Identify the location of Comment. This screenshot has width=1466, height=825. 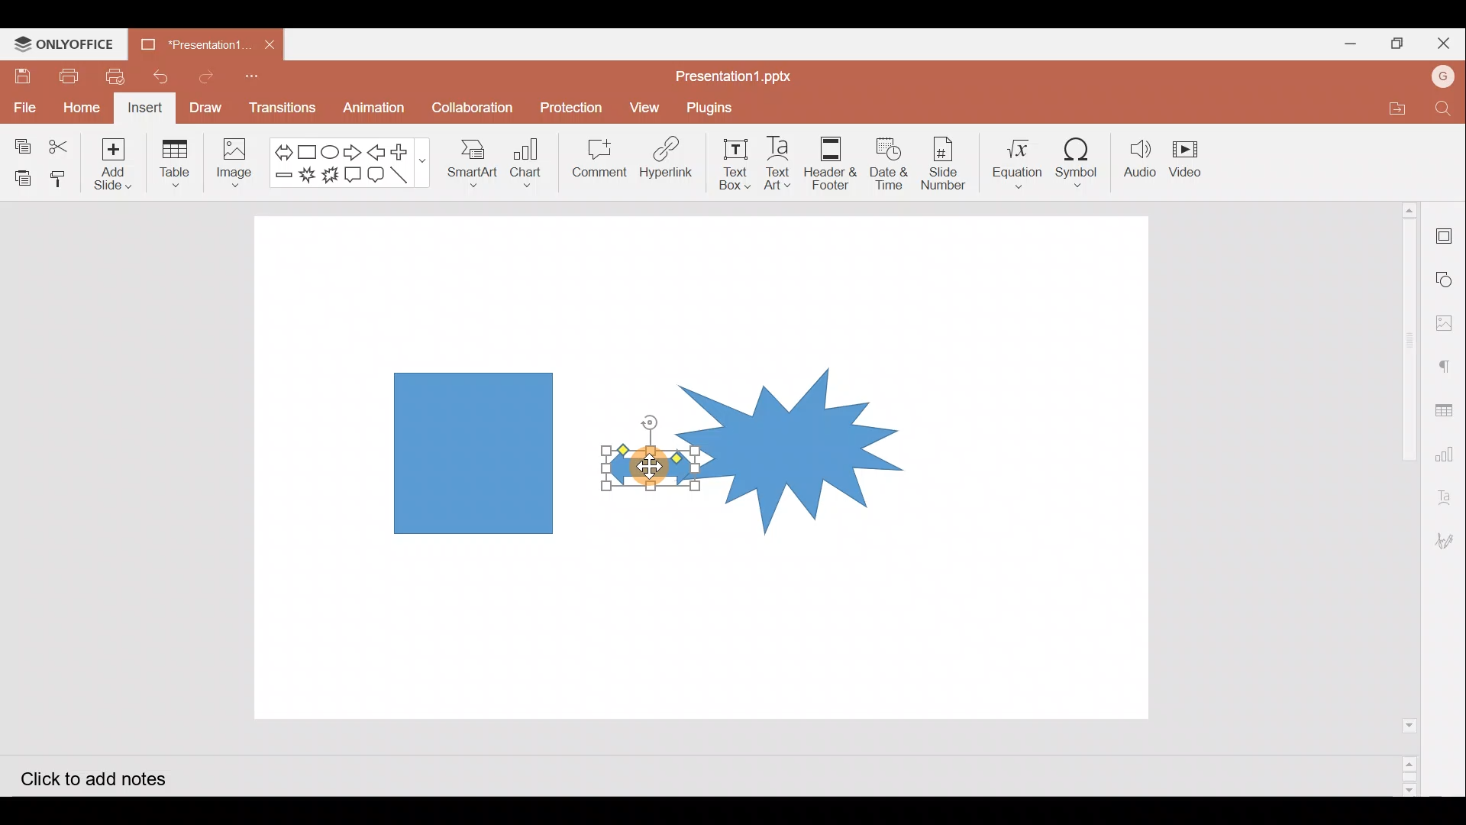
(600, 161).